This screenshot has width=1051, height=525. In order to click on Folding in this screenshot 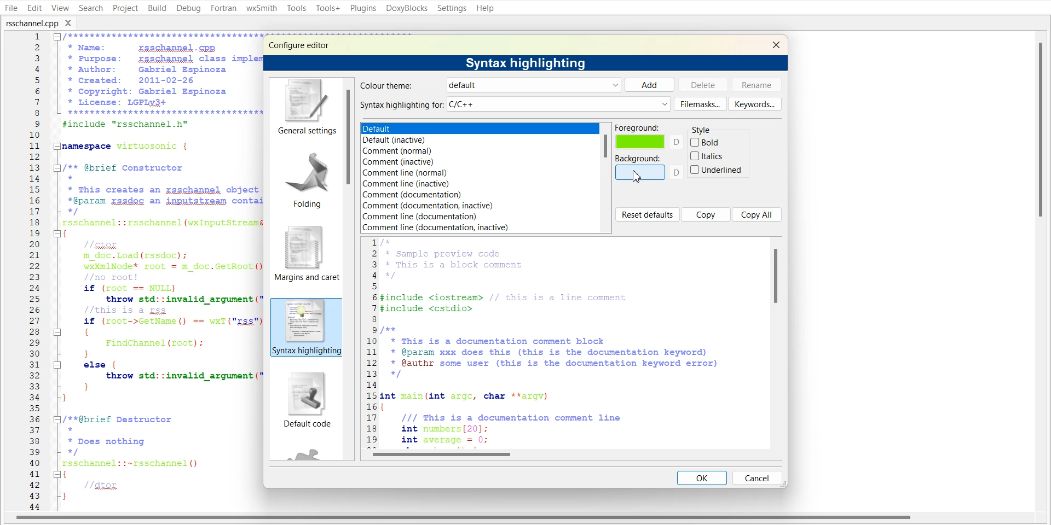, I will do `click(303, 177)`.